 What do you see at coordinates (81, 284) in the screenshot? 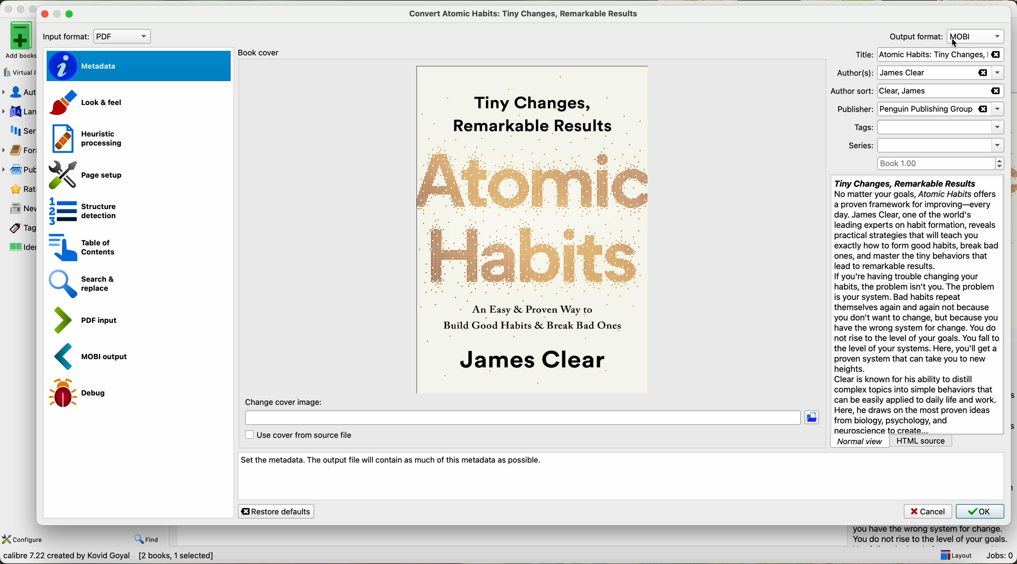
I see `search and replace` at bounding box center [81, 284].